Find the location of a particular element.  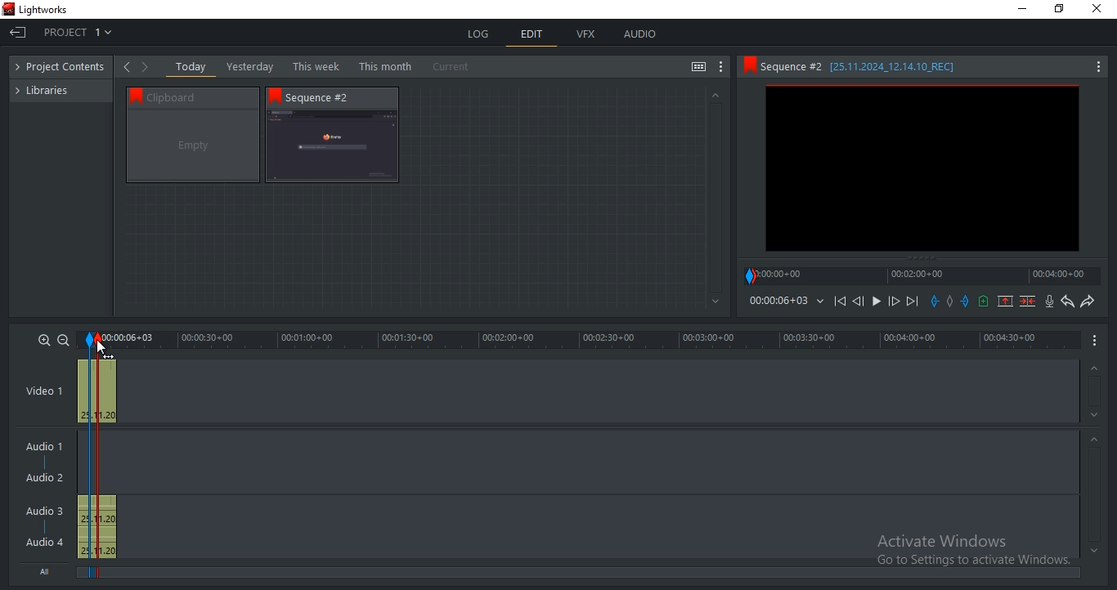

Greyed out down arrow is located at coordinates (1097, 418).